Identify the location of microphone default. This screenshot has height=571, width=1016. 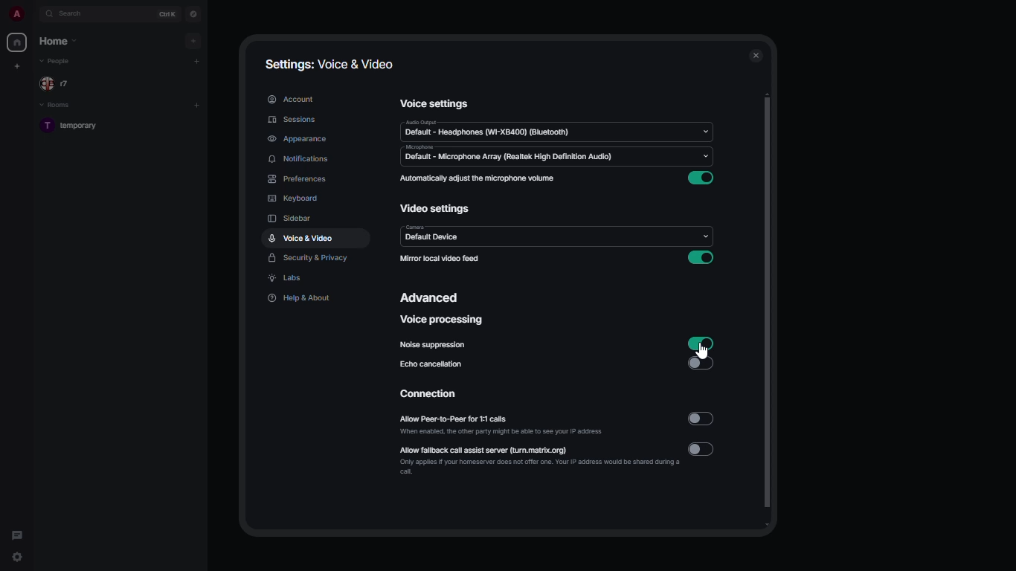
(508, 154).